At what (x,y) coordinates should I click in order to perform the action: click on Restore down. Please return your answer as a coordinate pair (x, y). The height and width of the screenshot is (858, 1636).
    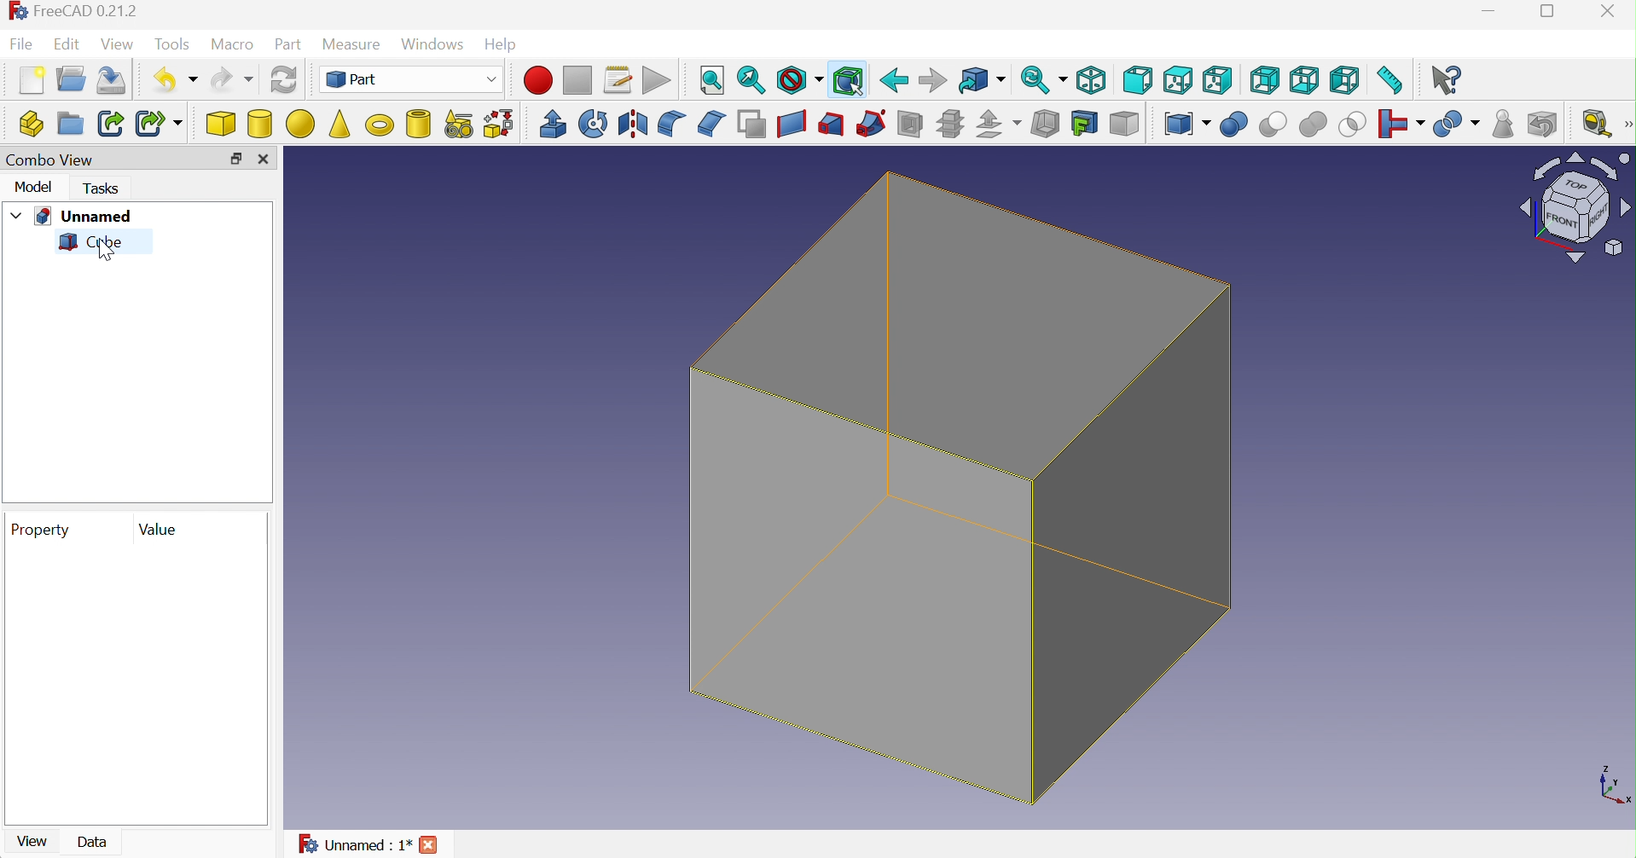
    Looking at the image, I should click on (240, 160).